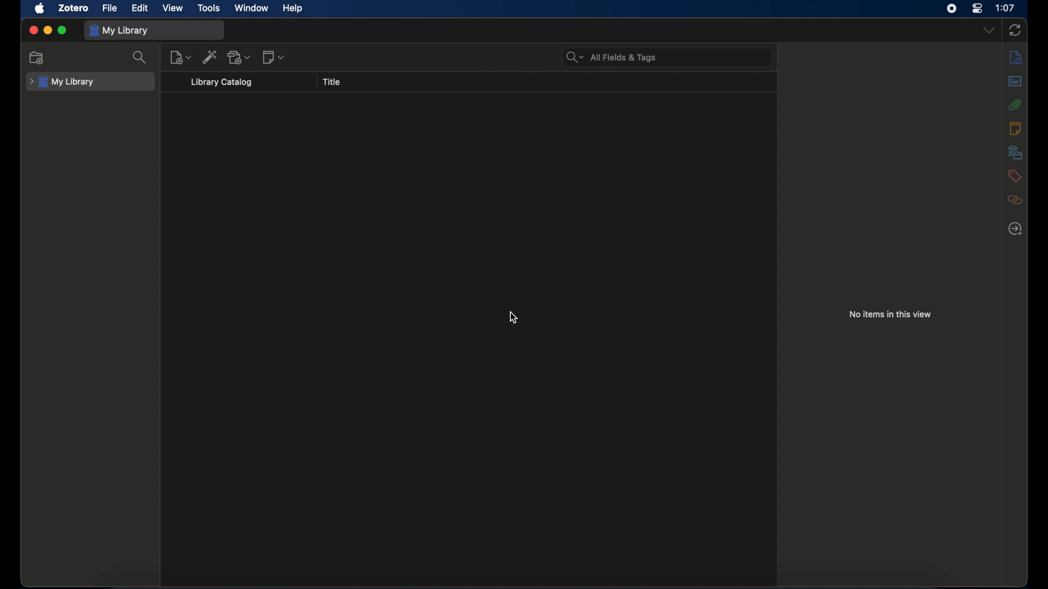  I want to click on new item, so click(180, 58).